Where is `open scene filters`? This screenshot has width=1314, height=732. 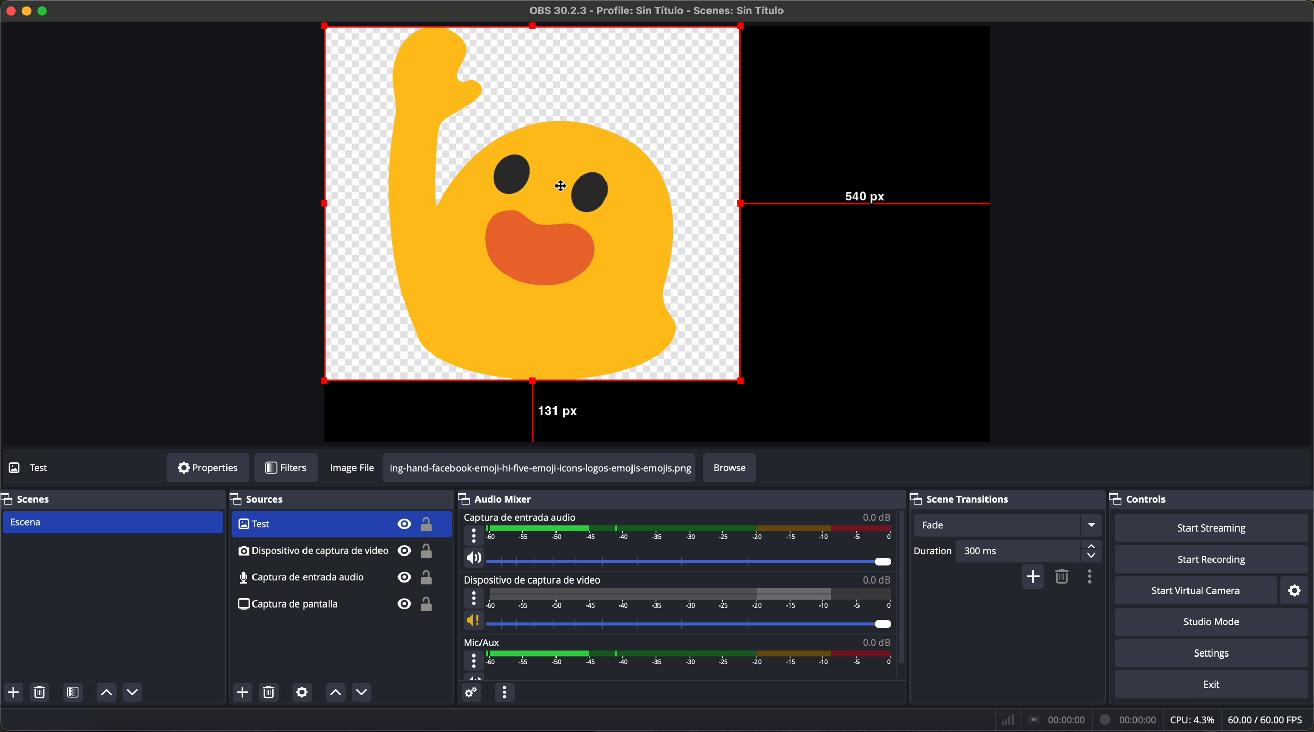
open scene filters is located at coordinates (74, 693).